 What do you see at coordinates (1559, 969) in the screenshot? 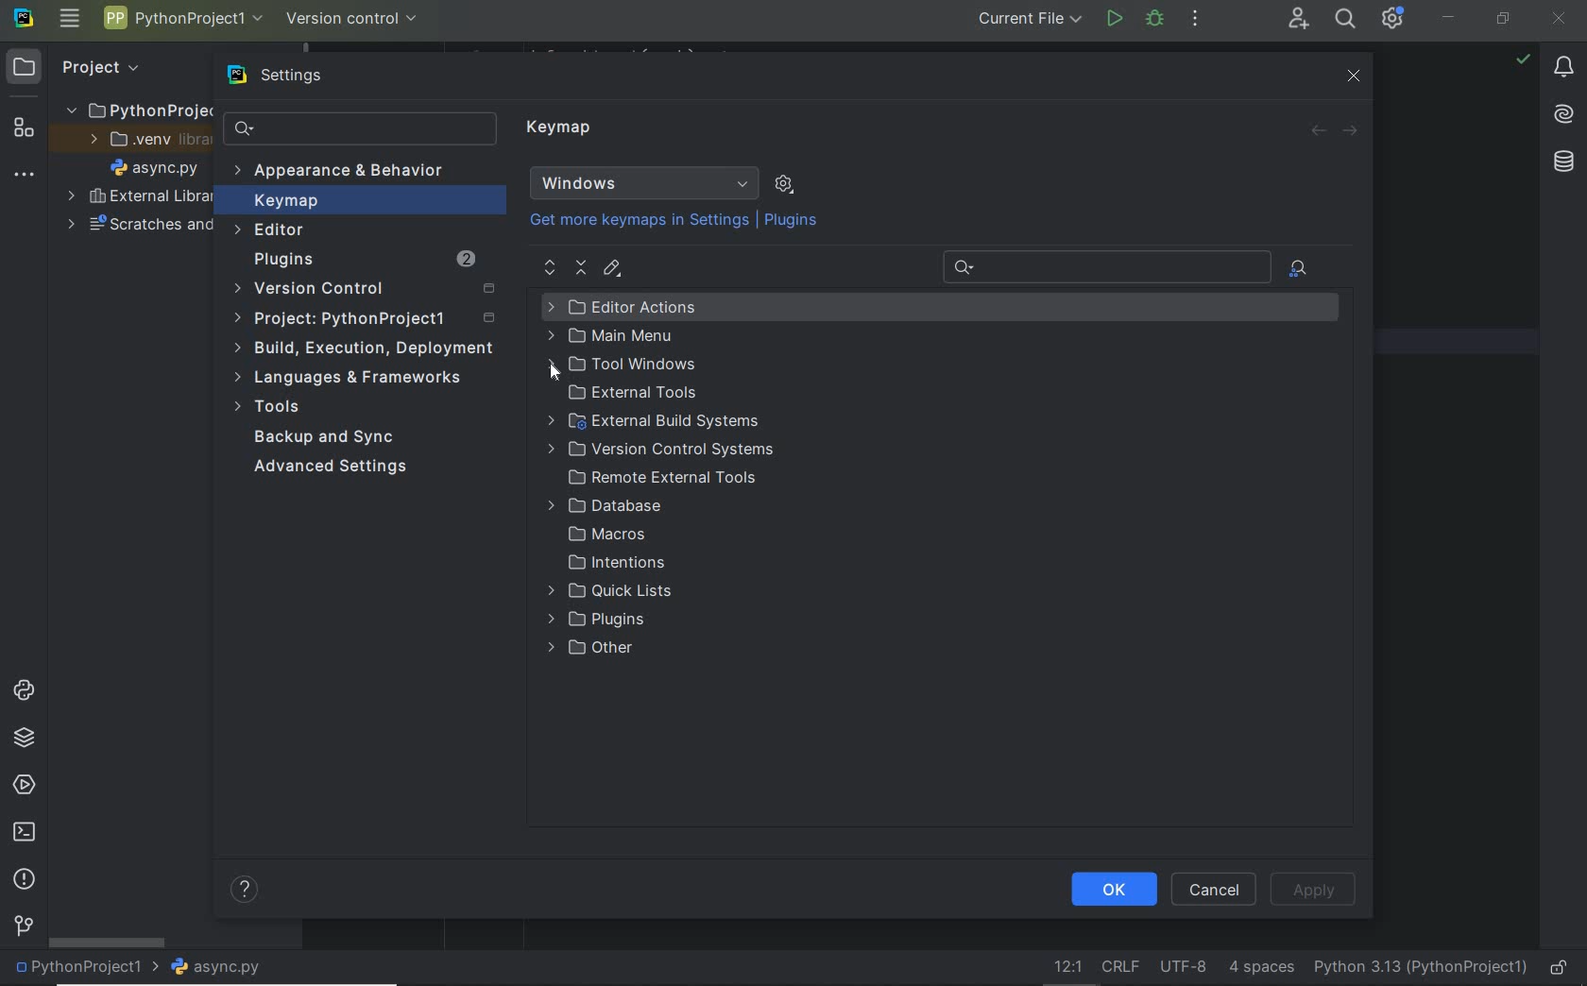
I see `make file ready only` at bounding box center [1559, 969].